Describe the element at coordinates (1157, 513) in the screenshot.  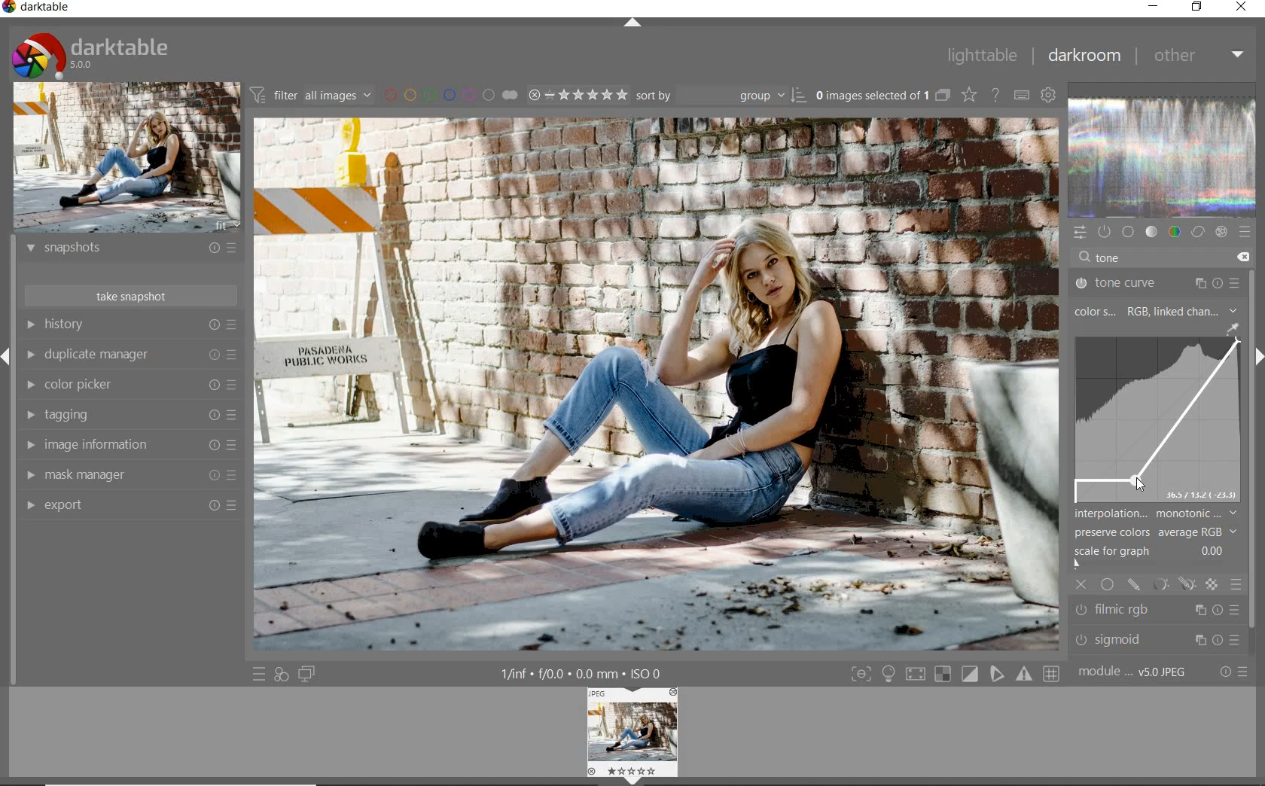
I see `interpolation` at that location.